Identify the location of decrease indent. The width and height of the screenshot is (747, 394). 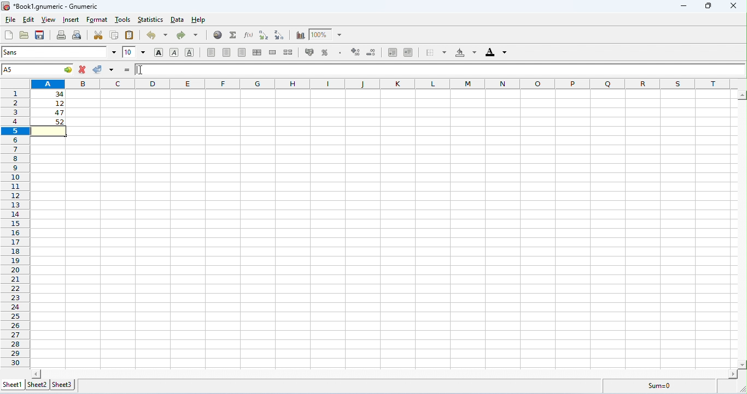
(408, 52).